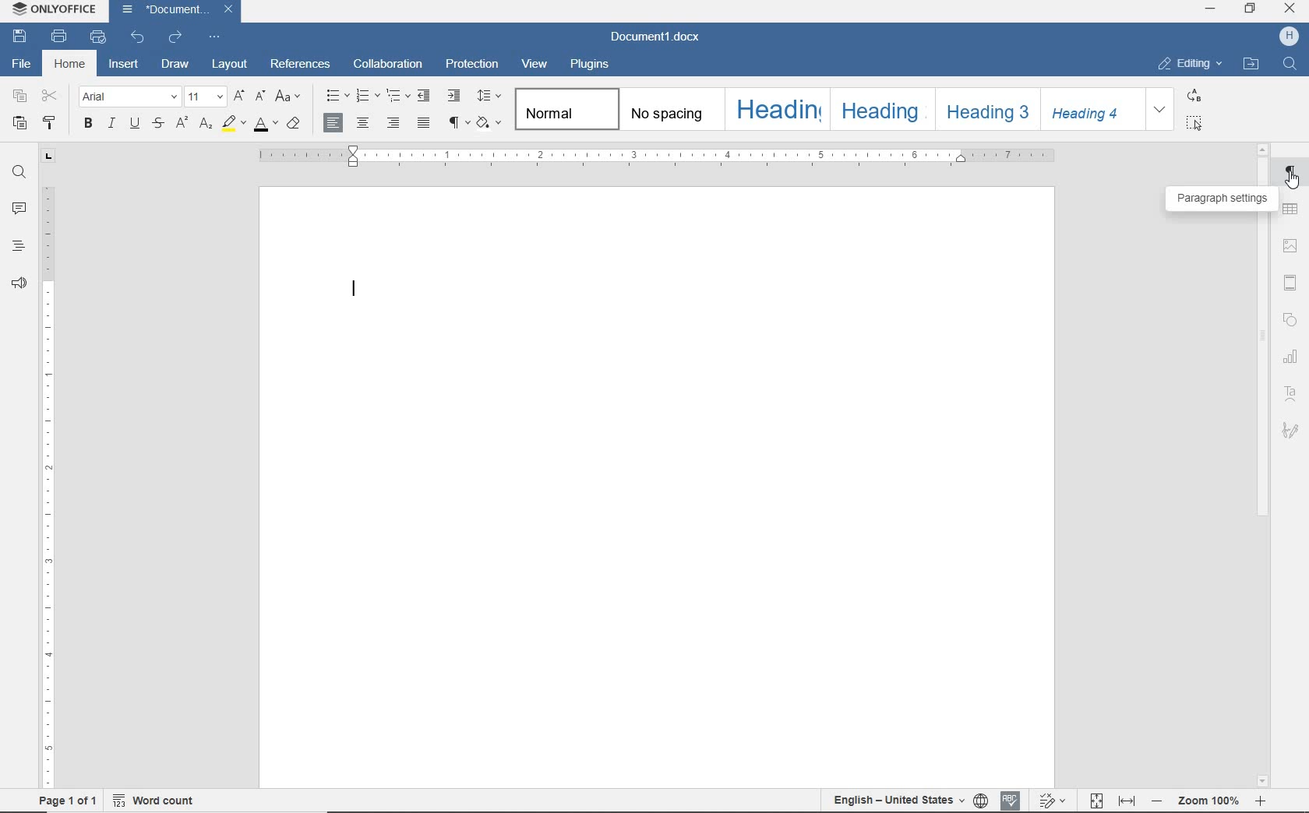 This screenshot has width=1309, height=813. What do you see at coordinates (127, 97) in the screenshot?
I see `font` at bounding box center [127, 97].